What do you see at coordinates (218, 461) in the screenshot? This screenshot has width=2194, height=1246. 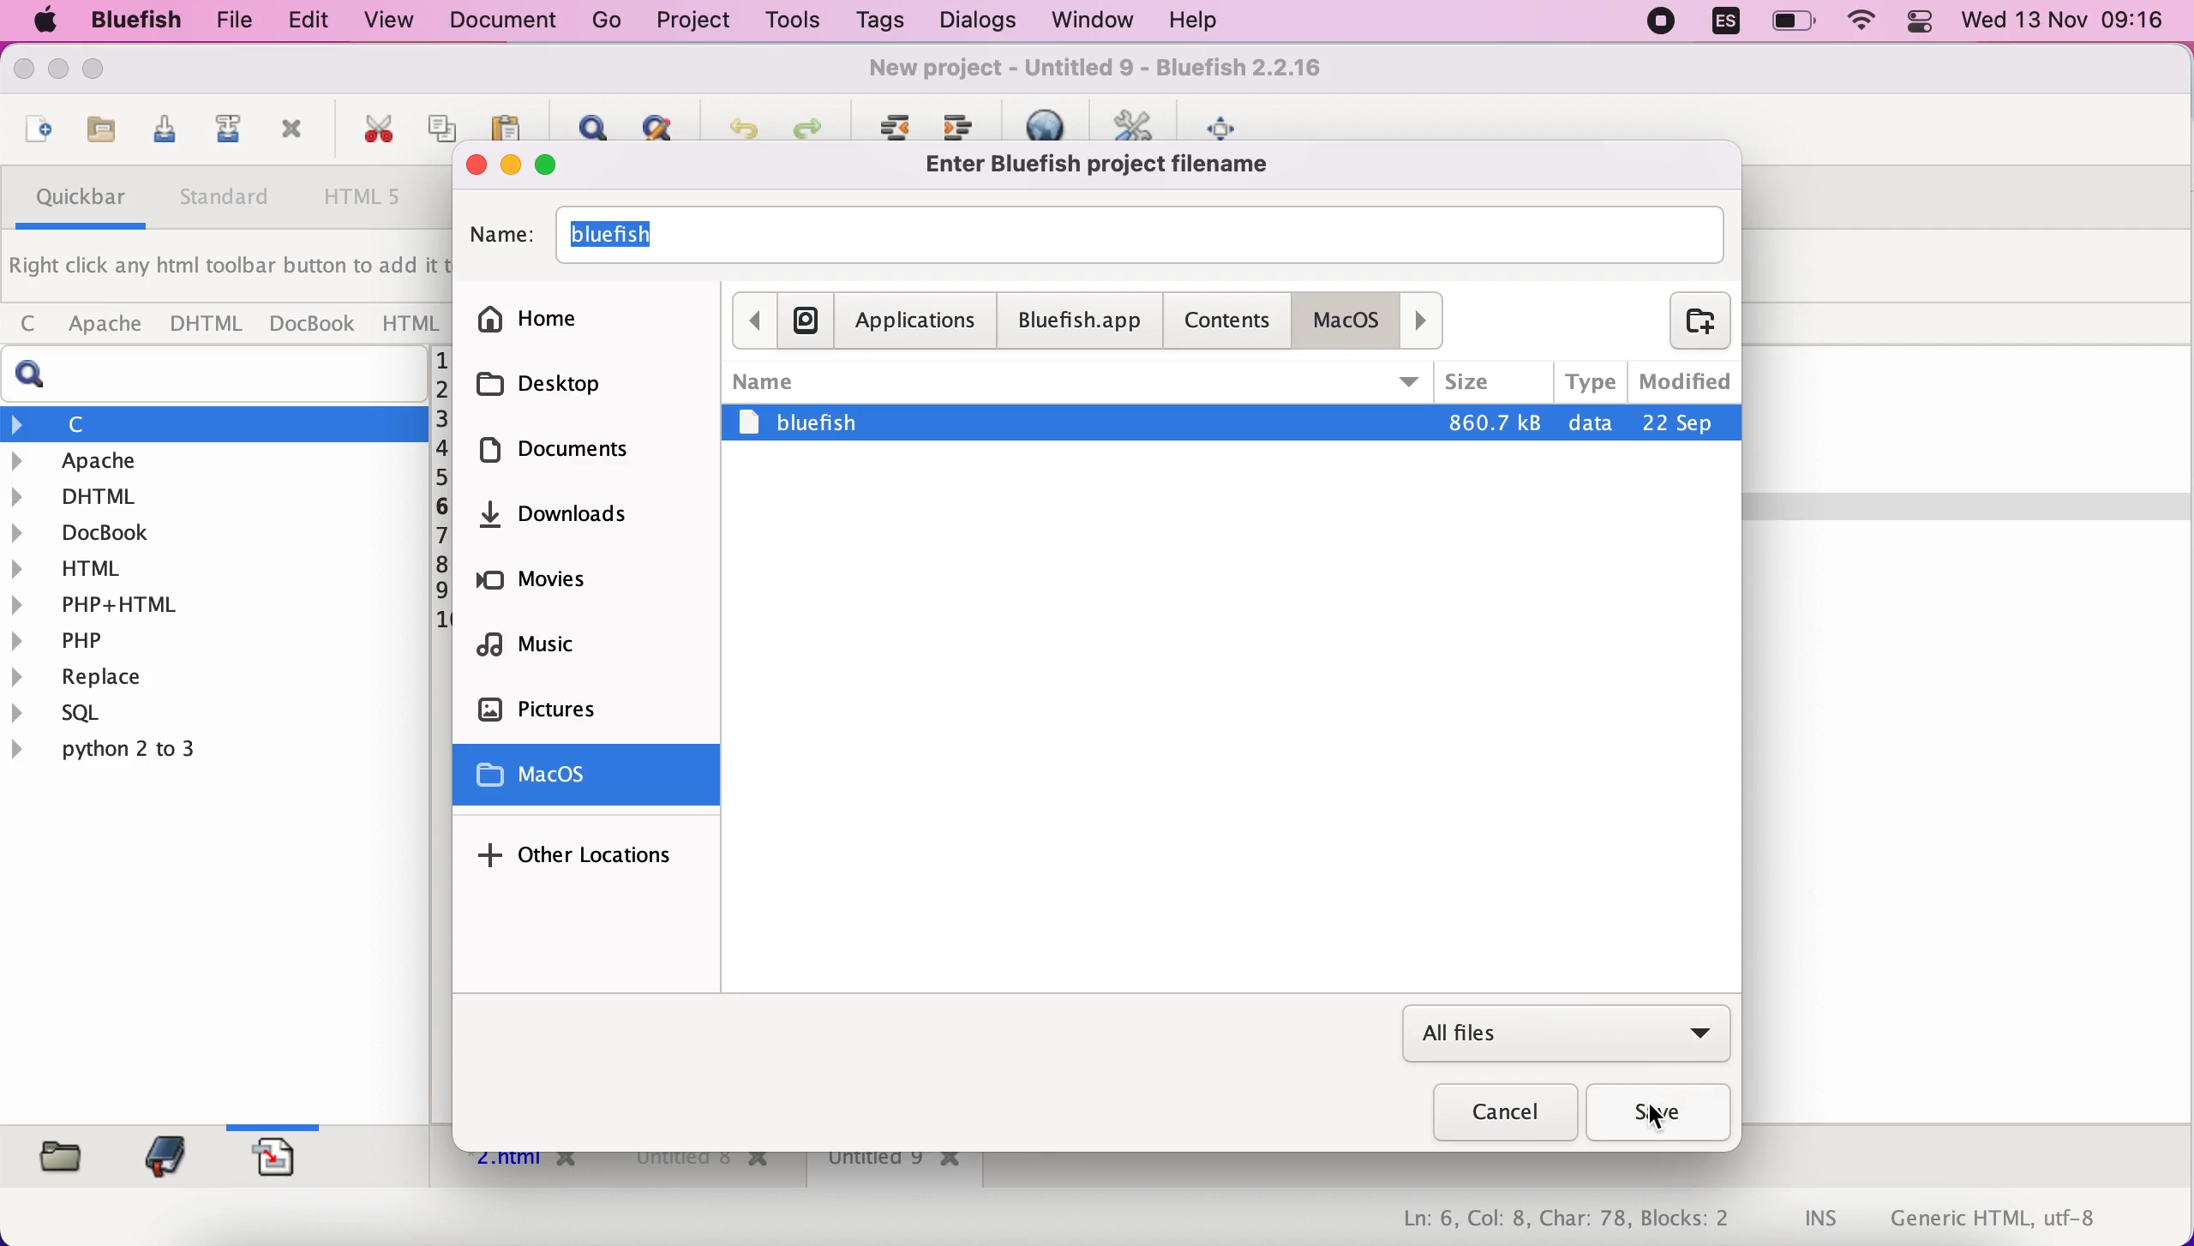 I see `apache` at bounding box center [218, 461].